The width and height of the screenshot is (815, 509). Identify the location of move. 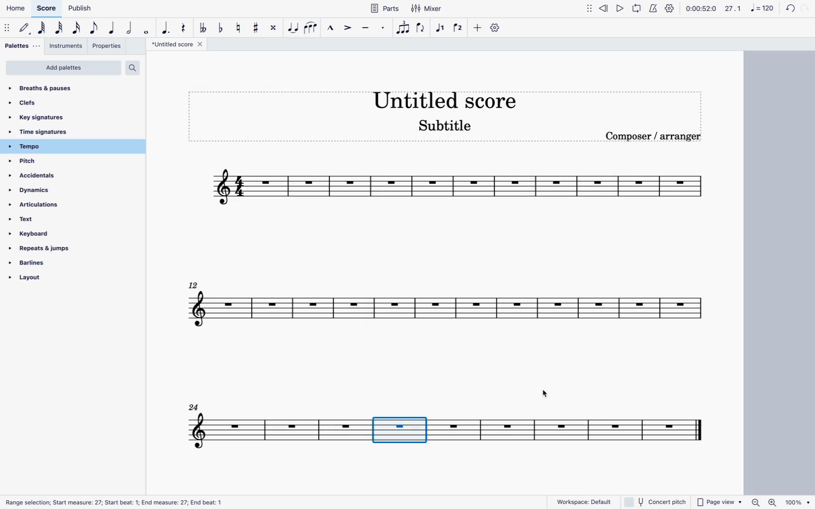
(587, 8).